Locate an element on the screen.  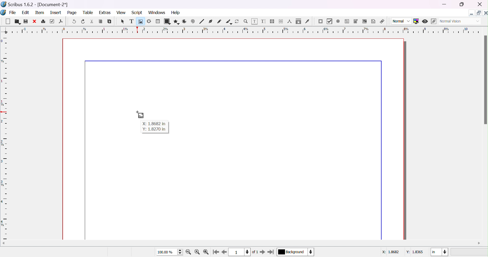
print is located at coordinates (43, 21).